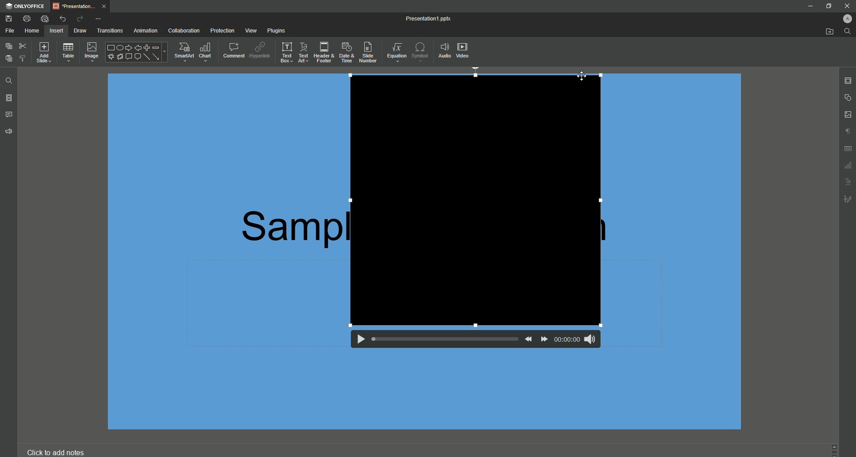  Describe the element at coordinates (348, 53) in the screenshot. I see `Date and Time` at that location.